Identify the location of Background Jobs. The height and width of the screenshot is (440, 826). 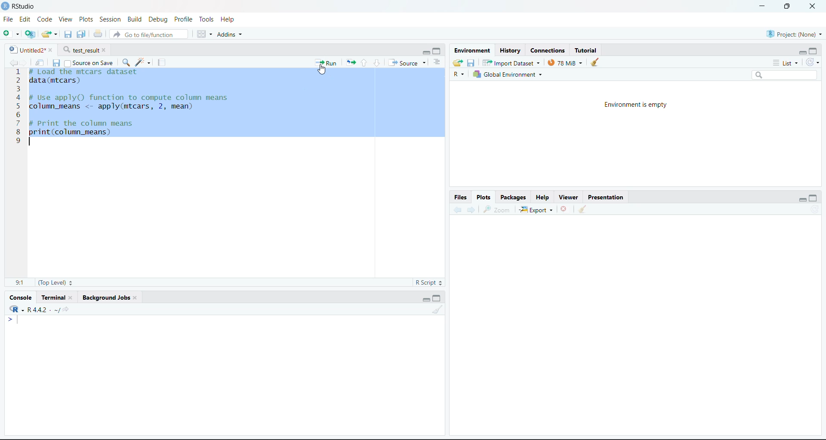
(111, 295).